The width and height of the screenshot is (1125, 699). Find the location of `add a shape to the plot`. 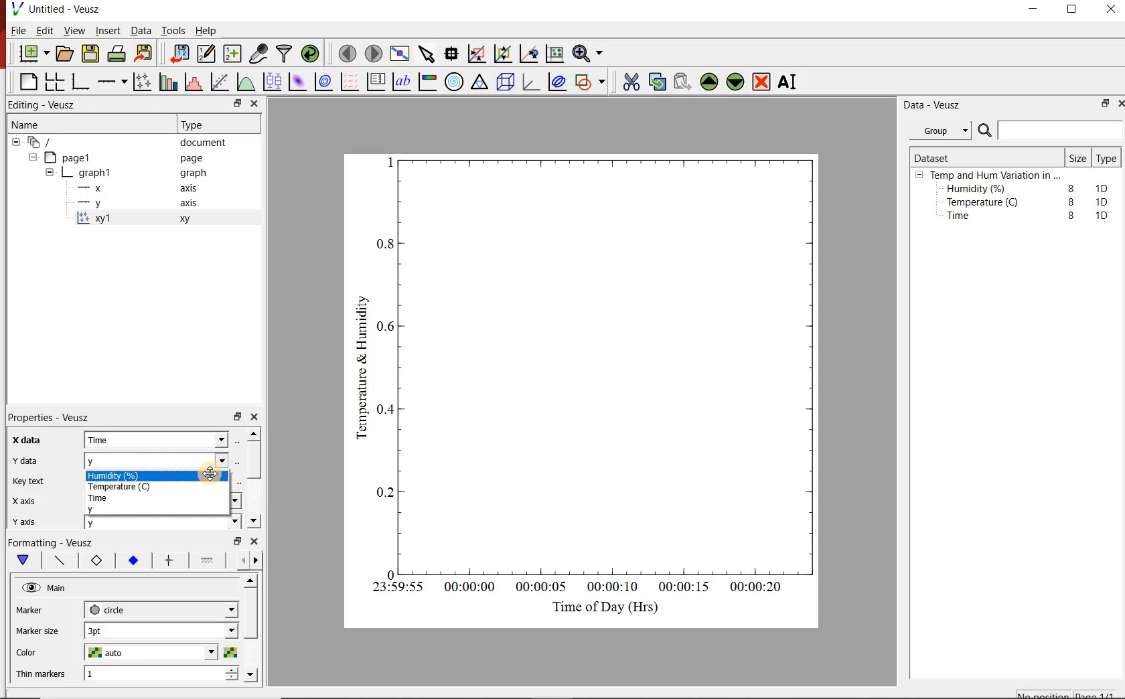

add a shape to the plot is located at coordinates (593, 84).